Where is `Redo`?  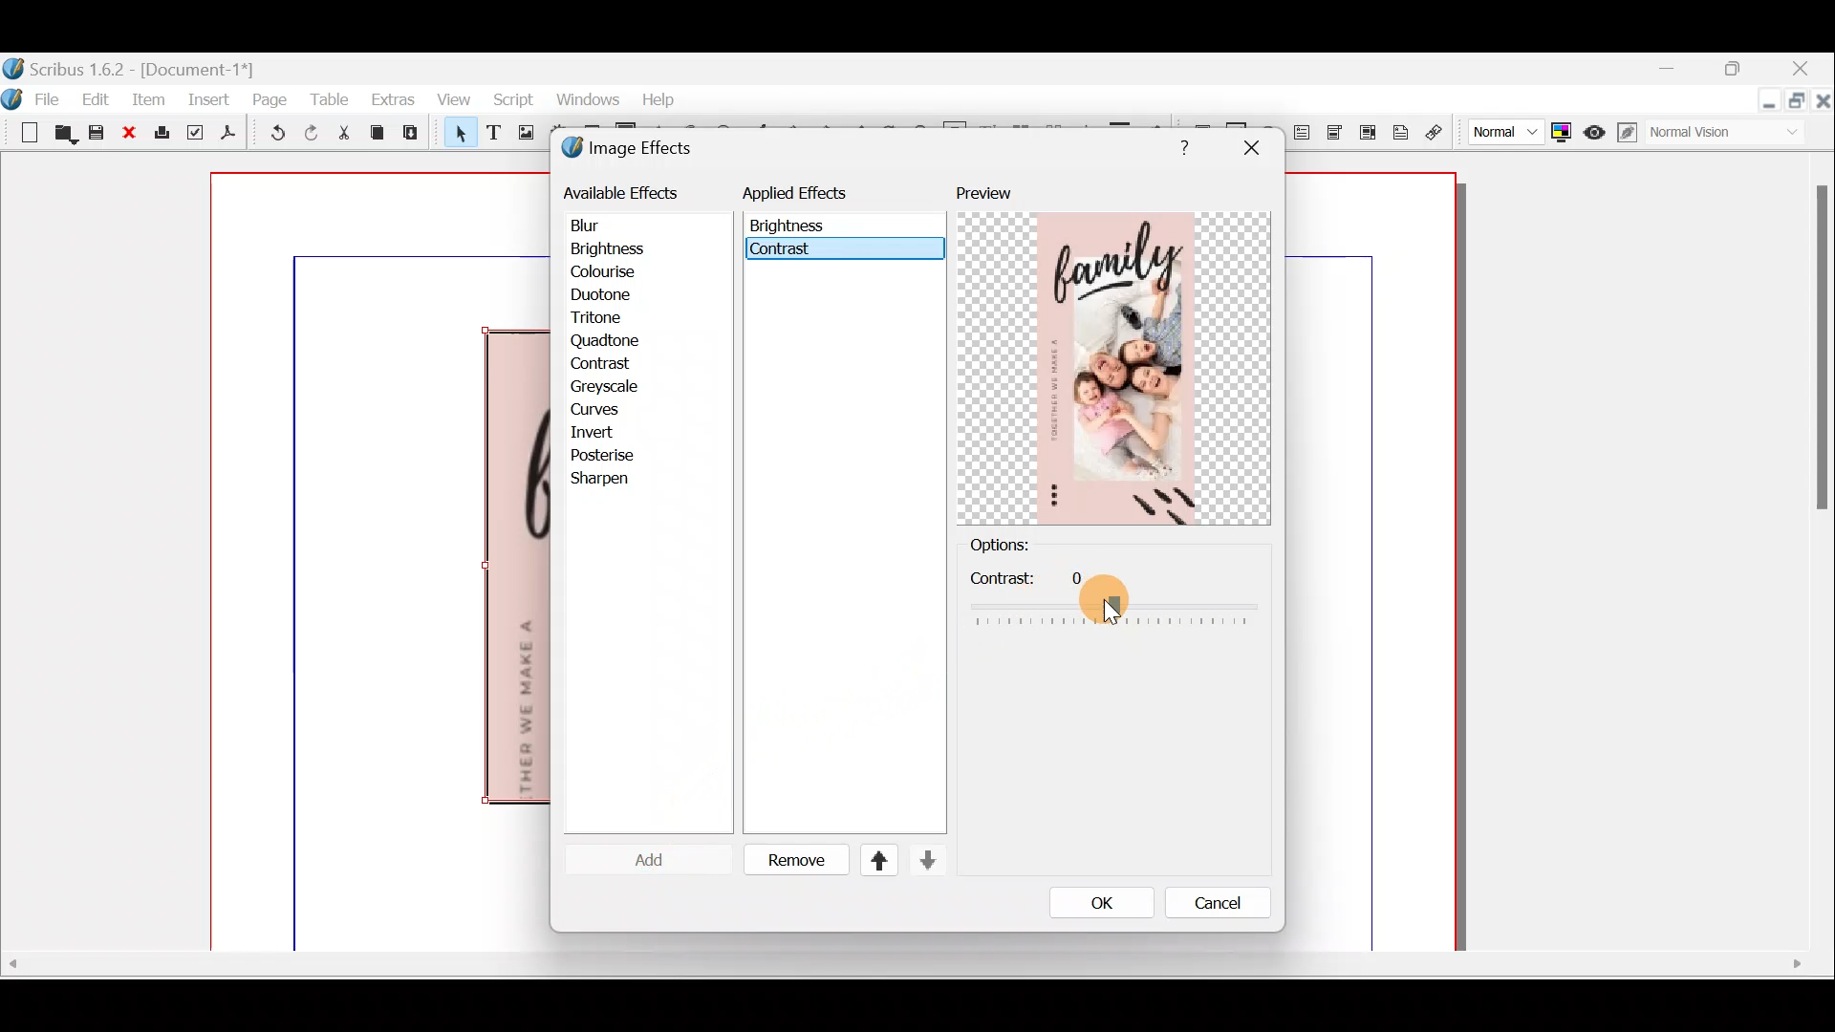
Redo is located at coordinates (311, 132).